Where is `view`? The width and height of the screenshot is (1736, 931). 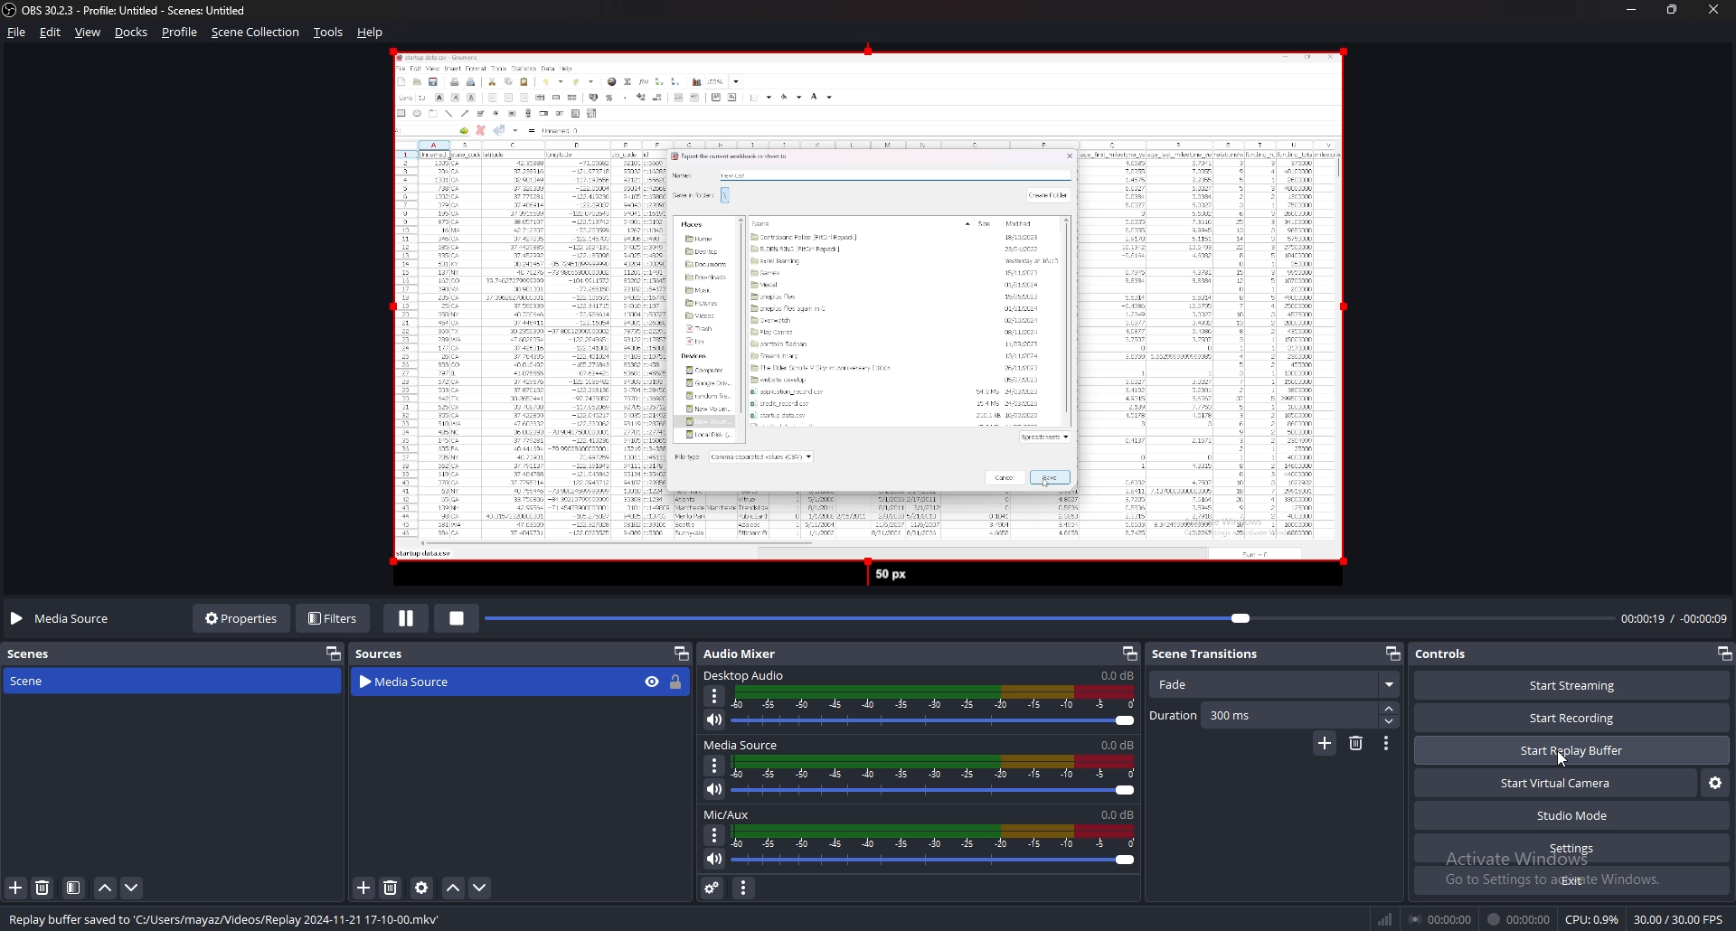
view is located at coordinates (89, 33).